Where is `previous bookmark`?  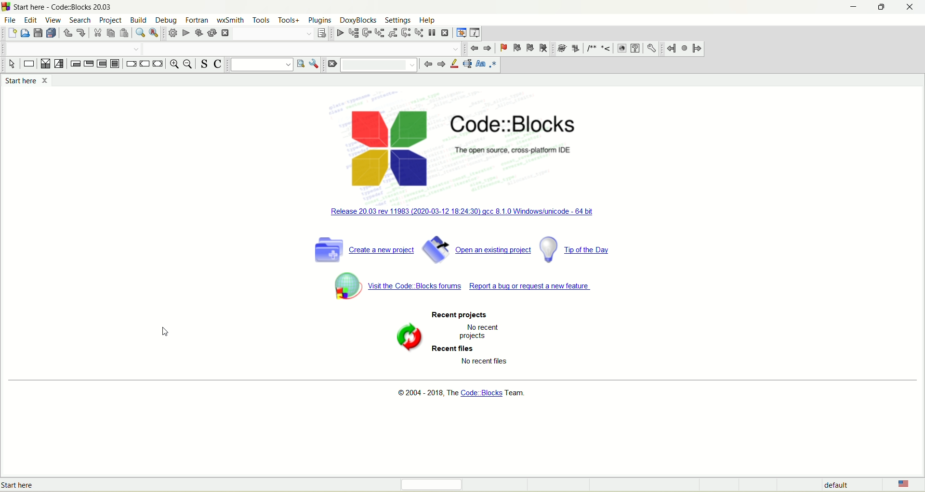 previous bookmark is located at coordinates (516, 48).